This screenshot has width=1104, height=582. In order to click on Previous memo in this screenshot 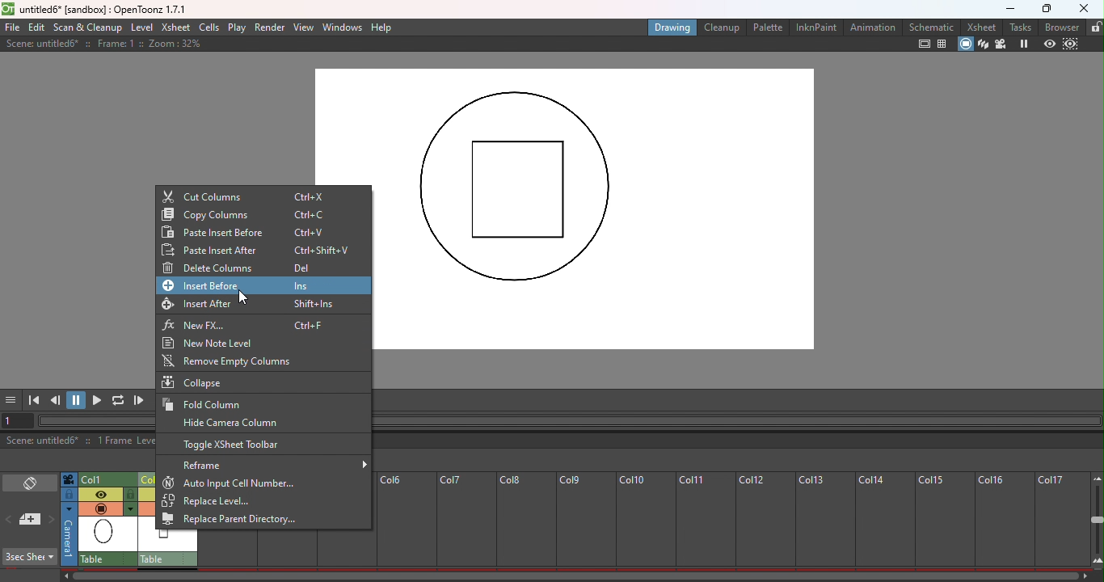, I will do `click(11, 521)`.